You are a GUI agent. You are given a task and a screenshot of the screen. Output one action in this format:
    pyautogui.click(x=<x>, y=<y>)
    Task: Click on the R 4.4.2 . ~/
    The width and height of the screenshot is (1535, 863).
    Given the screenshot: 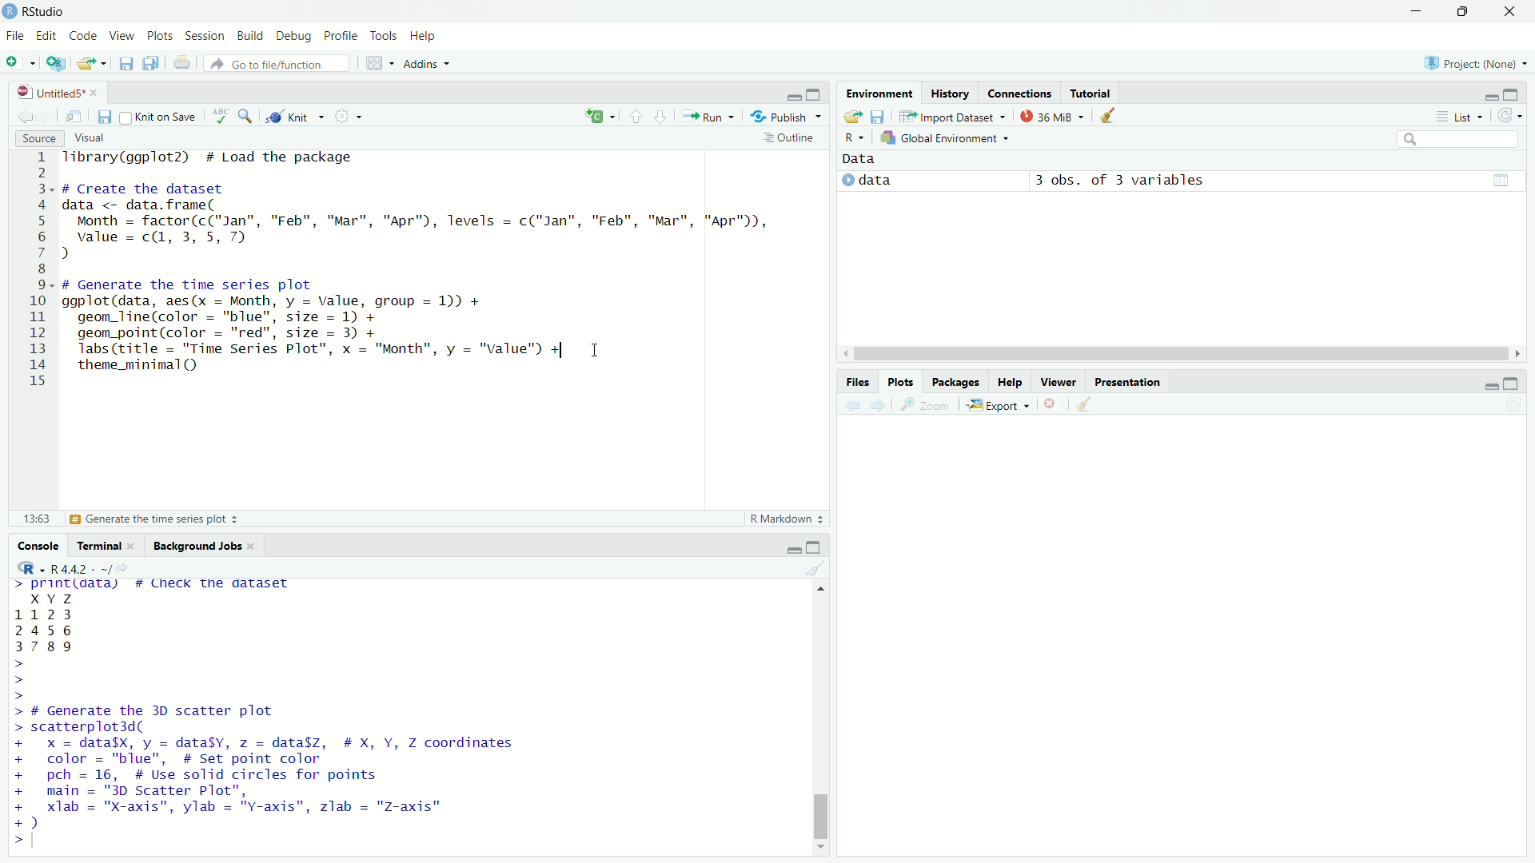 What is the action you would take?
    pyautogui.click(x=81, y=568)
    